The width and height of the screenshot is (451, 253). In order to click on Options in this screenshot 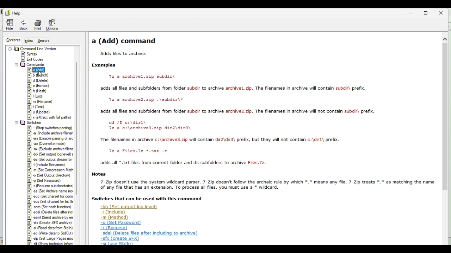, I will do `click(52, 24)`.